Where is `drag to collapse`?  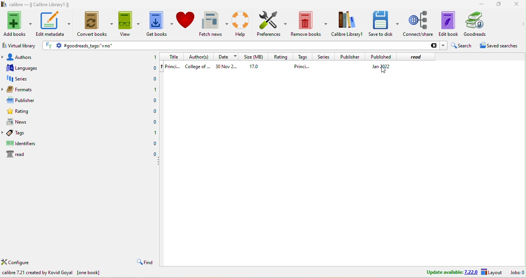
drag to collapse is located at coordinates (159, 161).